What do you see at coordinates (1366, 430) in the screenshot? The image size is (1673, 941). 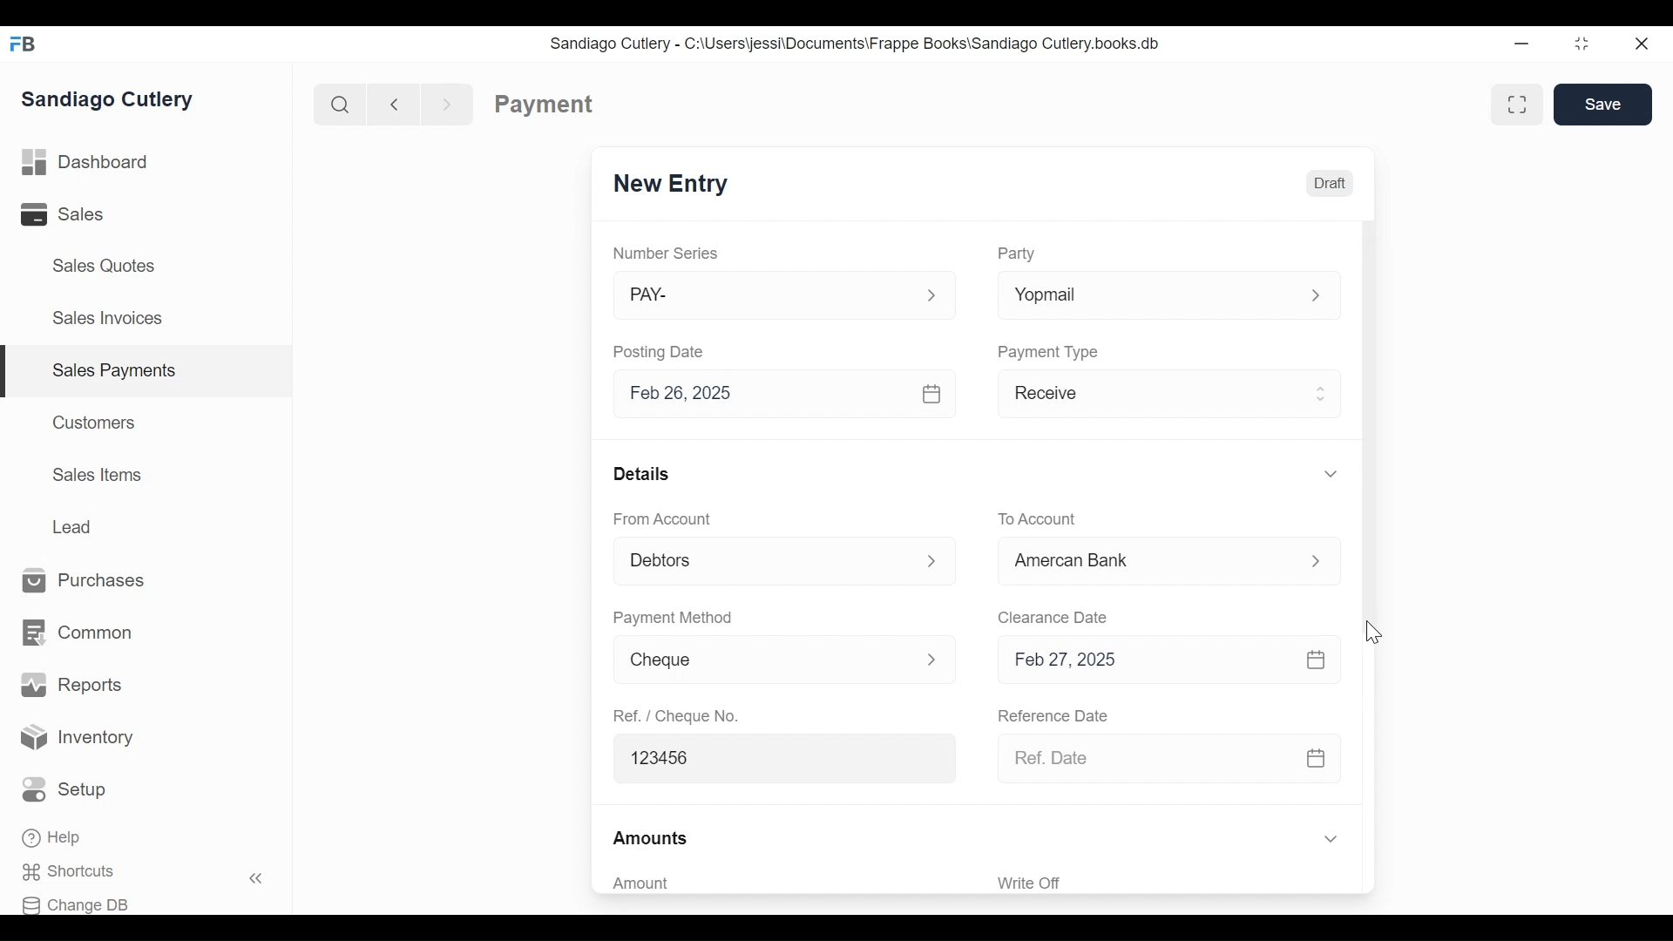 I see `Vertical Scroll bar` at bounding box center [1366, 430].